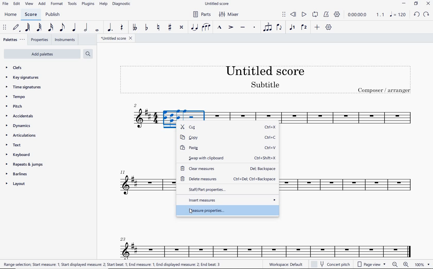 Image resolution: width=433 pixels, height=269 pixels. Describe the element at coordinates (39, 28) in the screenshot. I see `32ND NOTE` at that location.